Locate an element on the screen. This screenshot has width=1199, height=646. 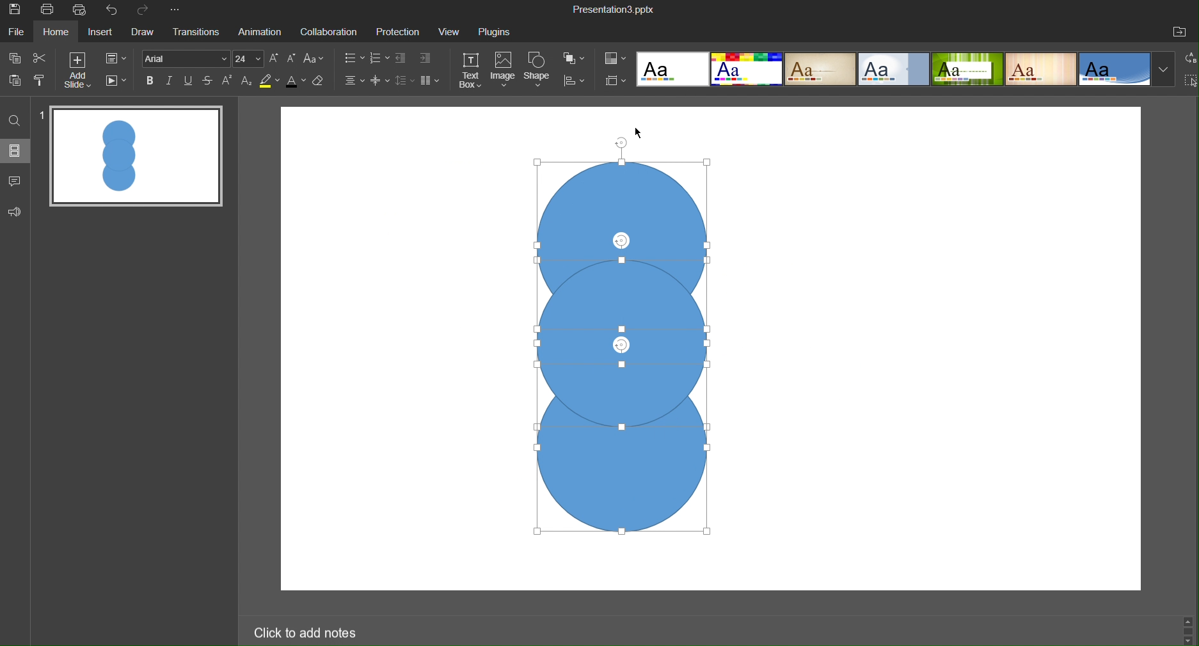
Playback is located at coordinates (118, 83).